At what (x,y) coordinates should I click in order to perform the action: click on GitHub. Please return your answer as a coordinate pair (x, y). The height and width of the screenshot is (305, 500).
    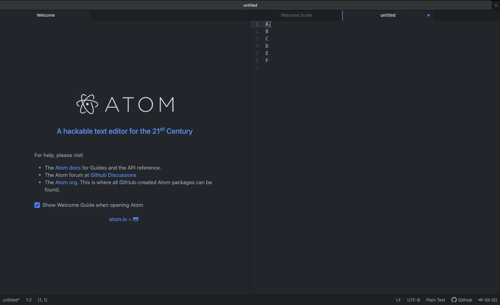
    Looking at the image, I should click on (462, 301).